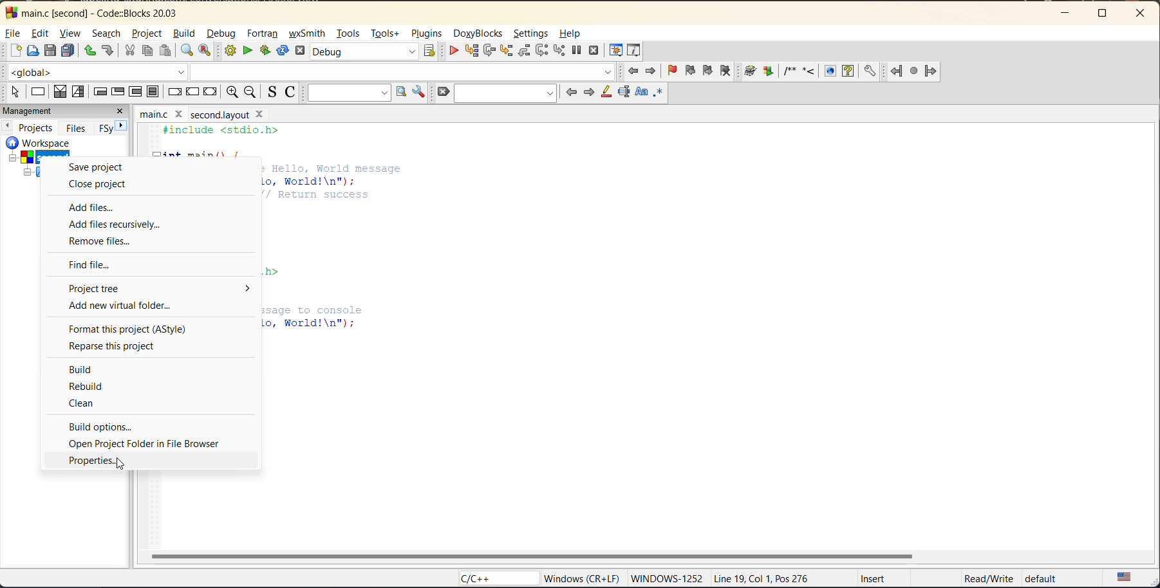 Image resolution: width=1160 pixels, height=588 pixels. I want to click on minimize, so click(1071, 11).